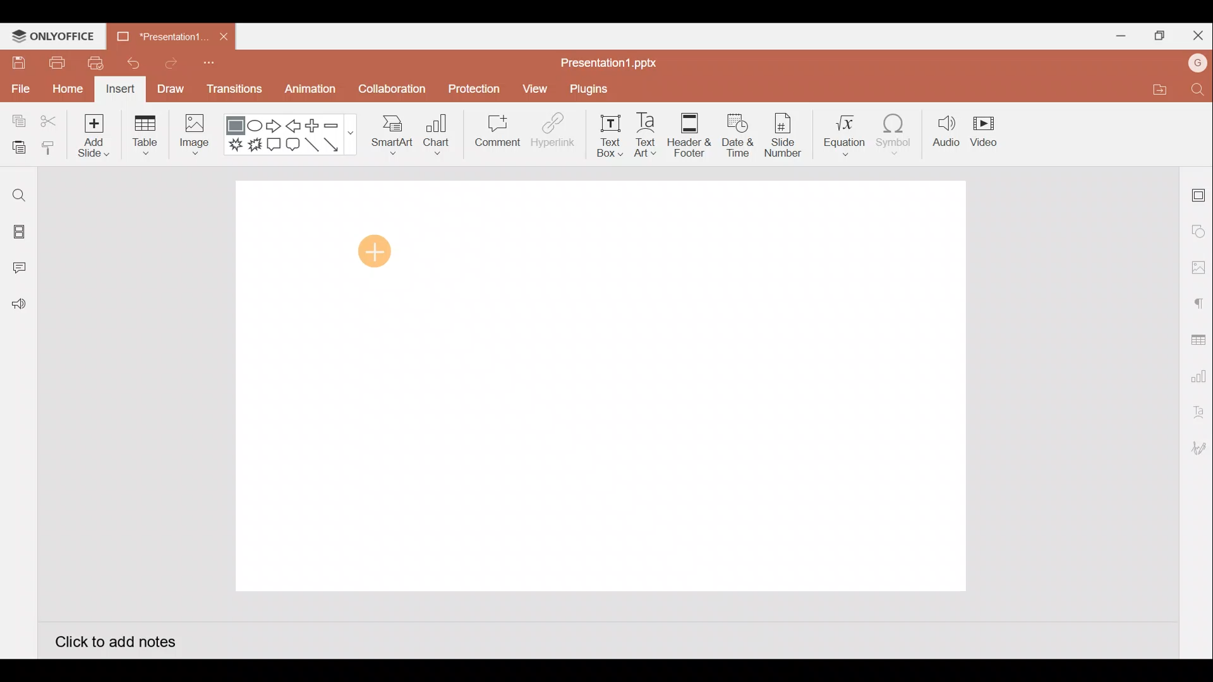  I want to click on Image, so click(192, 138).